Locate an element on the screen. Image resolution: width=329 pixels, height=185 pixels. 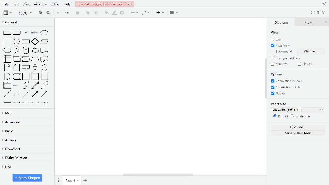
document is located at coordinates (44, 51).